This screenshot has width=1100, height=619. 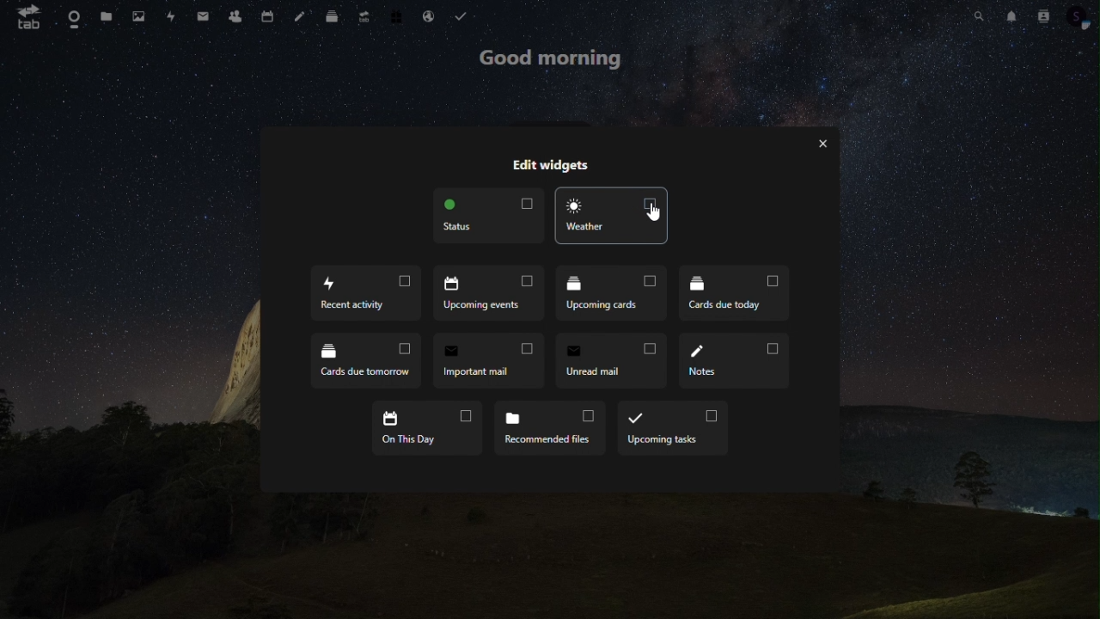 What do you see at coordinates (1040, 15) in the screenshot?
I see `contacts` at bounding box center [1040, 15].